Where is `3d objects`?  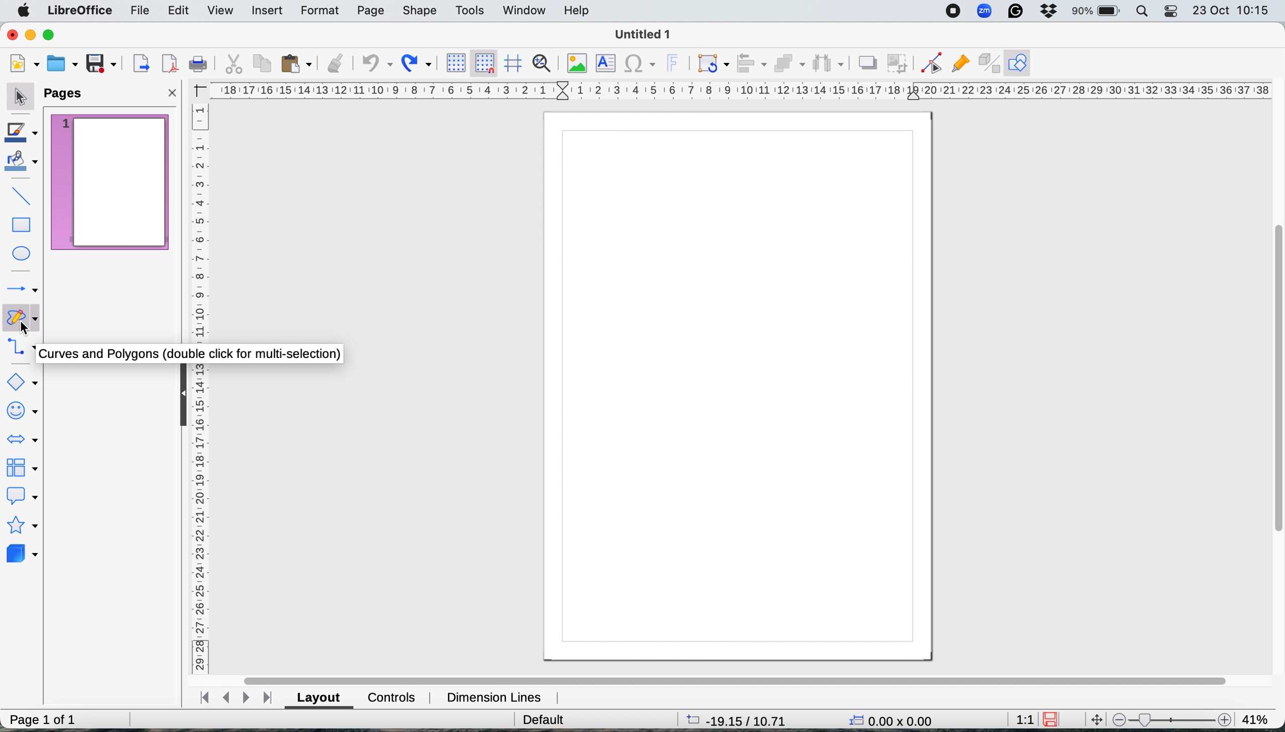
3d objects is located at coordinates (23, 556).